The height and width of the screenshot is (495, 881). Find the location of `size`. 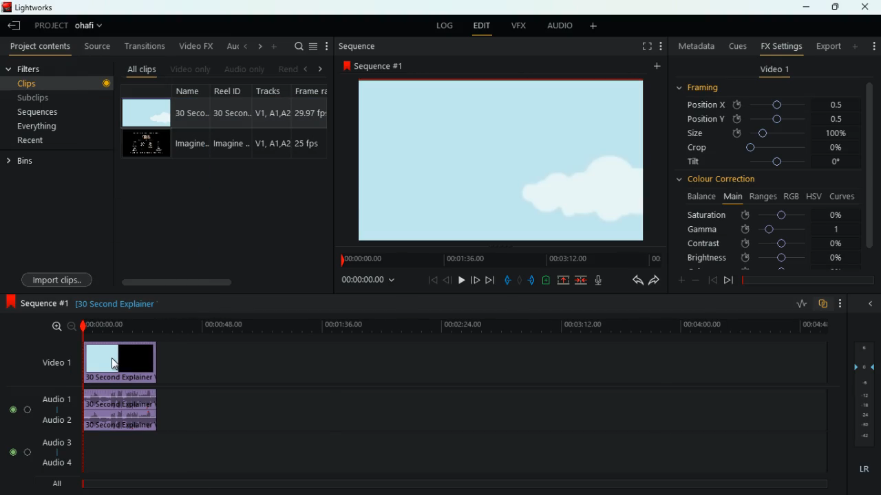

size is located at coordinates (767, 134).